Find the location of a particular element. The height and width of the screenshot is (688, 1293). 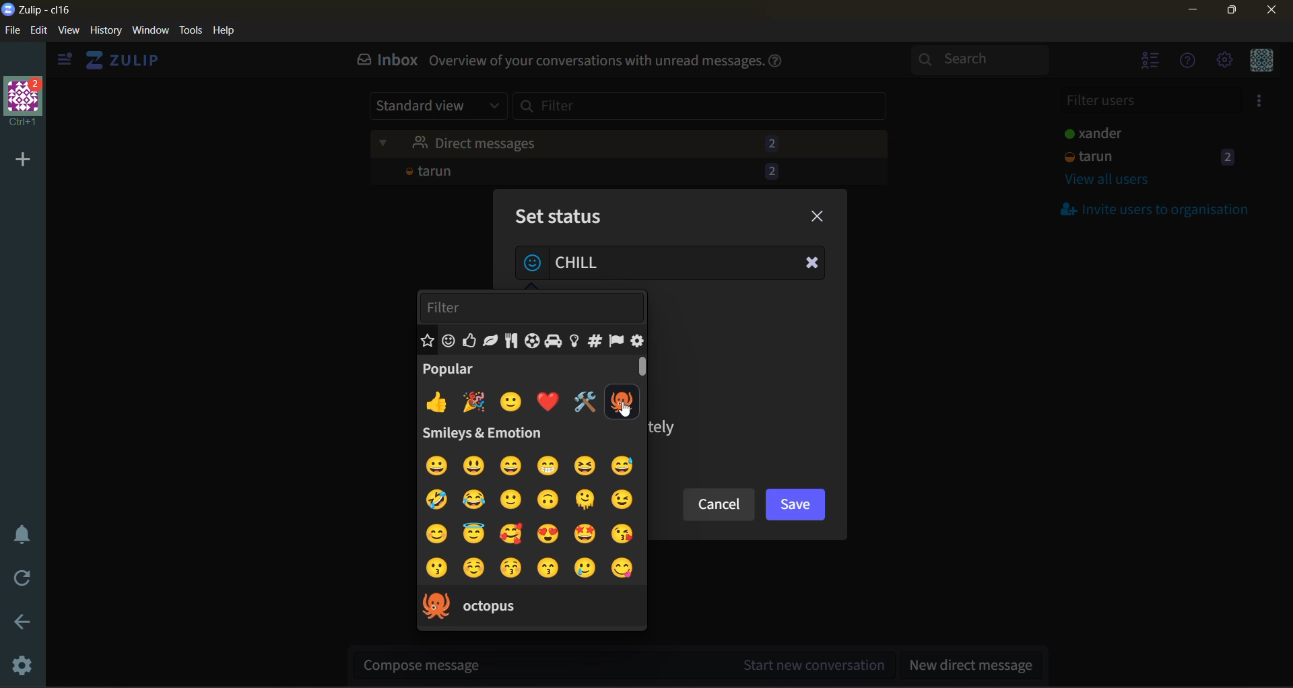

filter is located at coordinates (449, 305).